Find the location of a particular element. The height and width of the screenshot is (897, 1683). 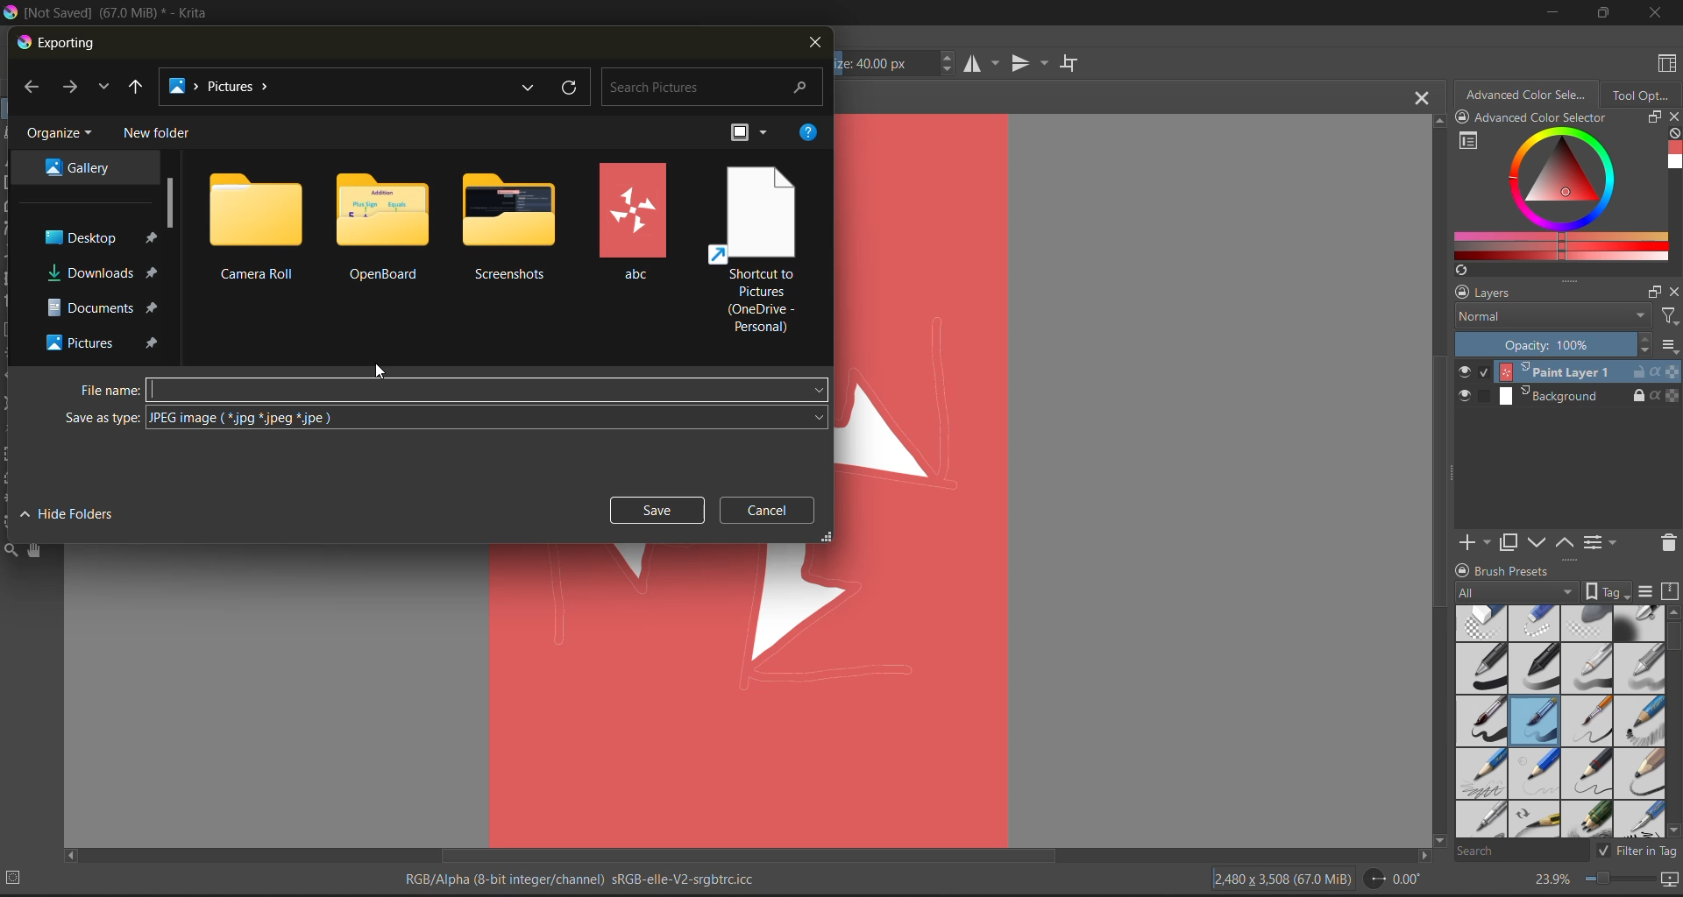

advanced color selector is located at coordinates (1530, 97).